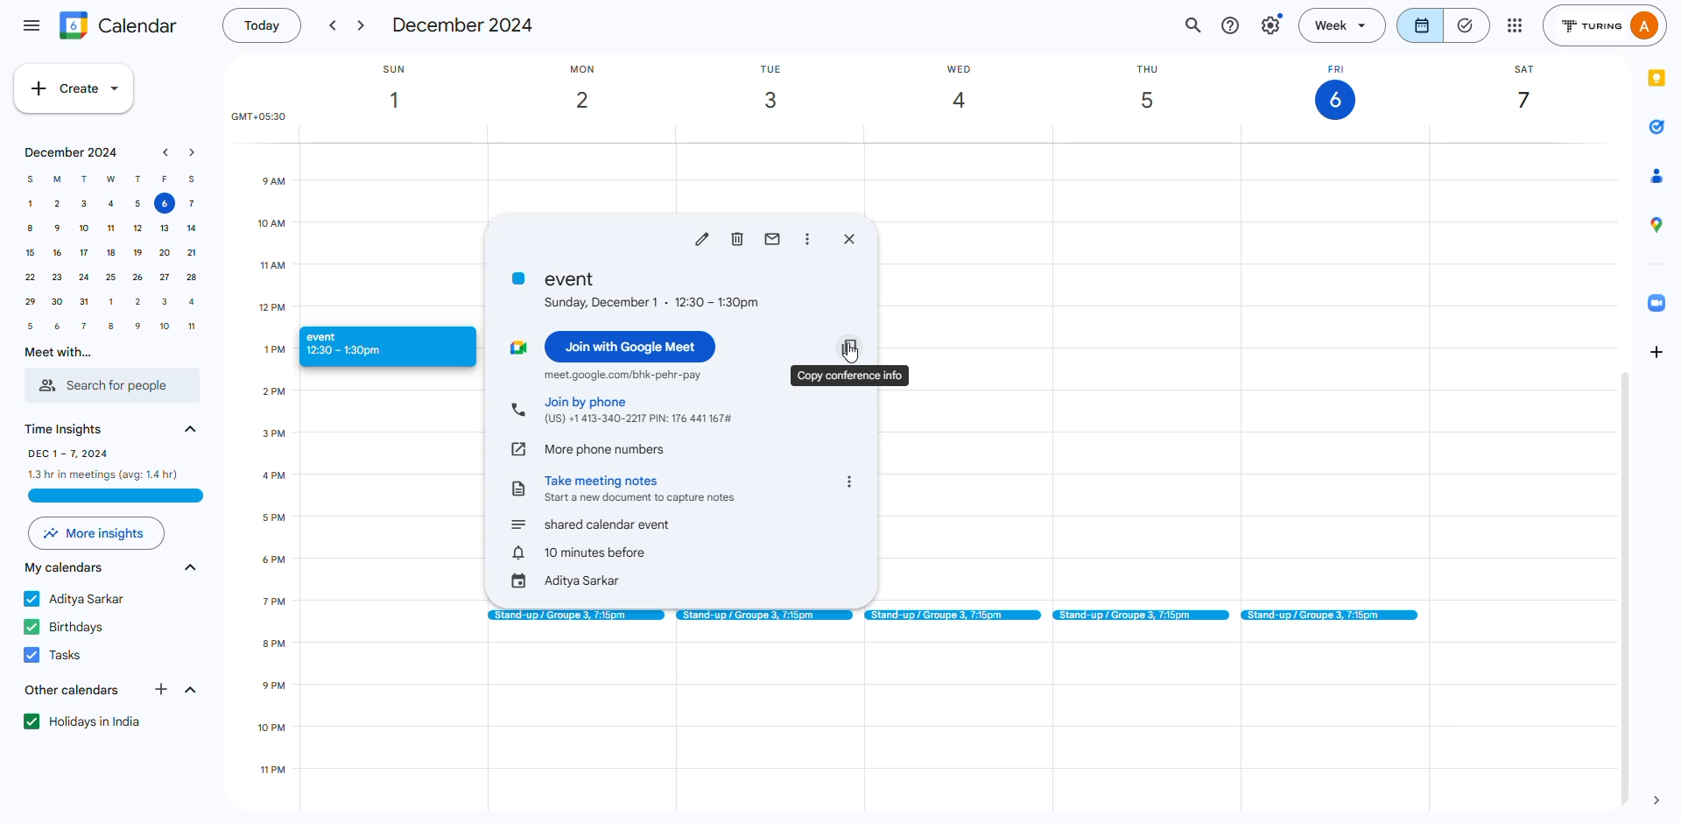 This screenshot has height=823, width=1681. What do you see at coordinates (163, 278) in the screenshot?
I see `27` at bounding box center [163, 278].